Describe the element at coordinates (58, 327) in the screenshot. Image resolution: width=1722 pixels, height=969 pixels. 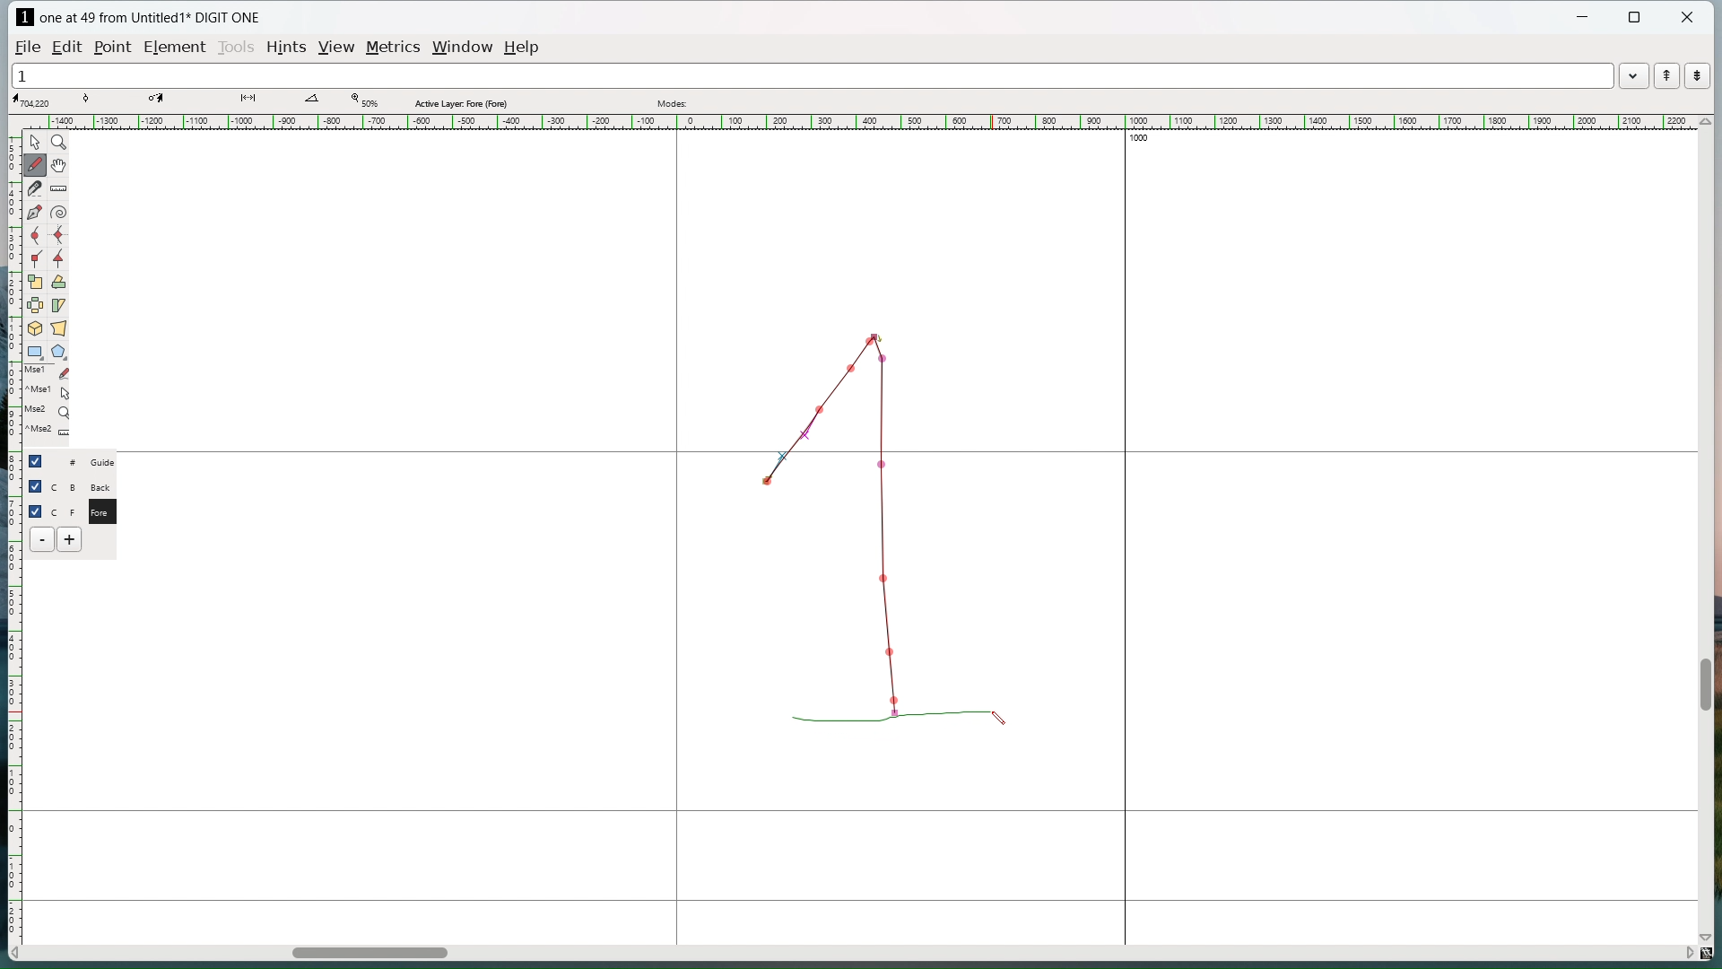
I see `perspective transformation` at that location.